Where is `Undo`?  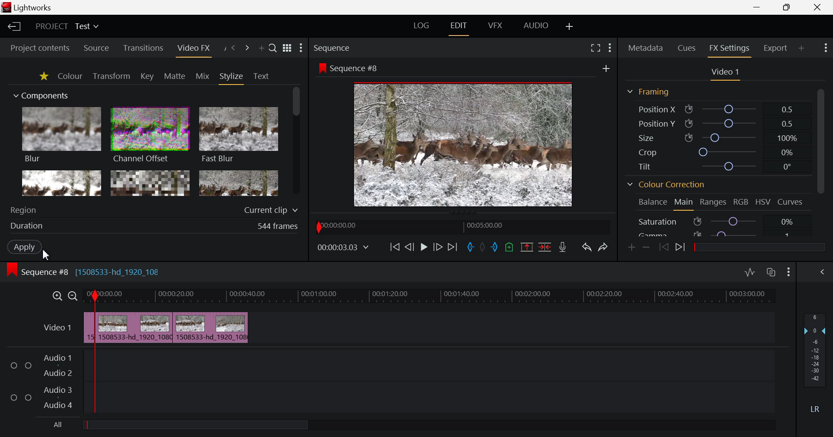 Undo is located at coordinates (587, 248).